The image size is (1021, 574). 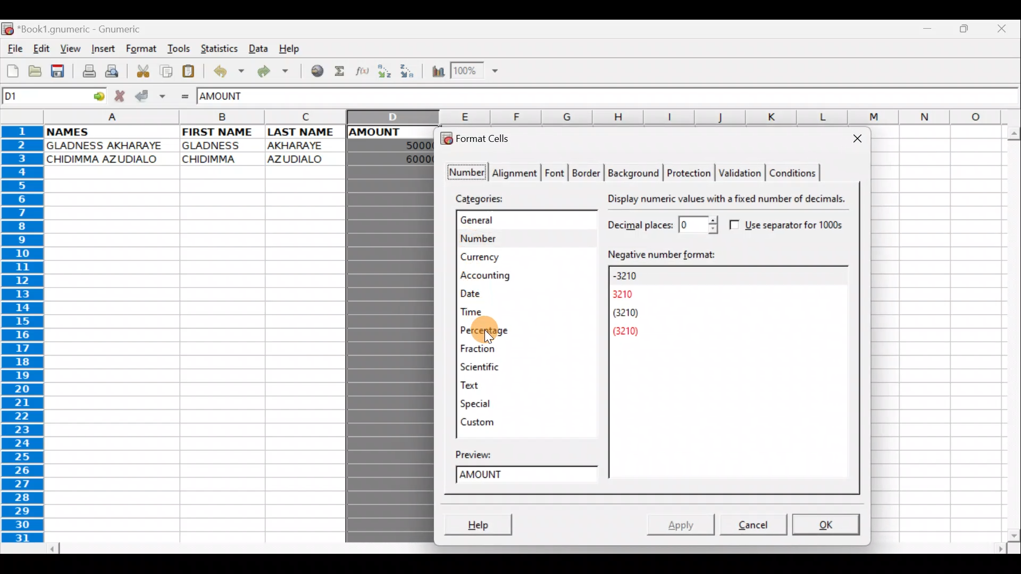 What do you see at coordinates (340, 72) in the screenshot?
I see `Sum in the current cell` at bounding box center [340, 72].